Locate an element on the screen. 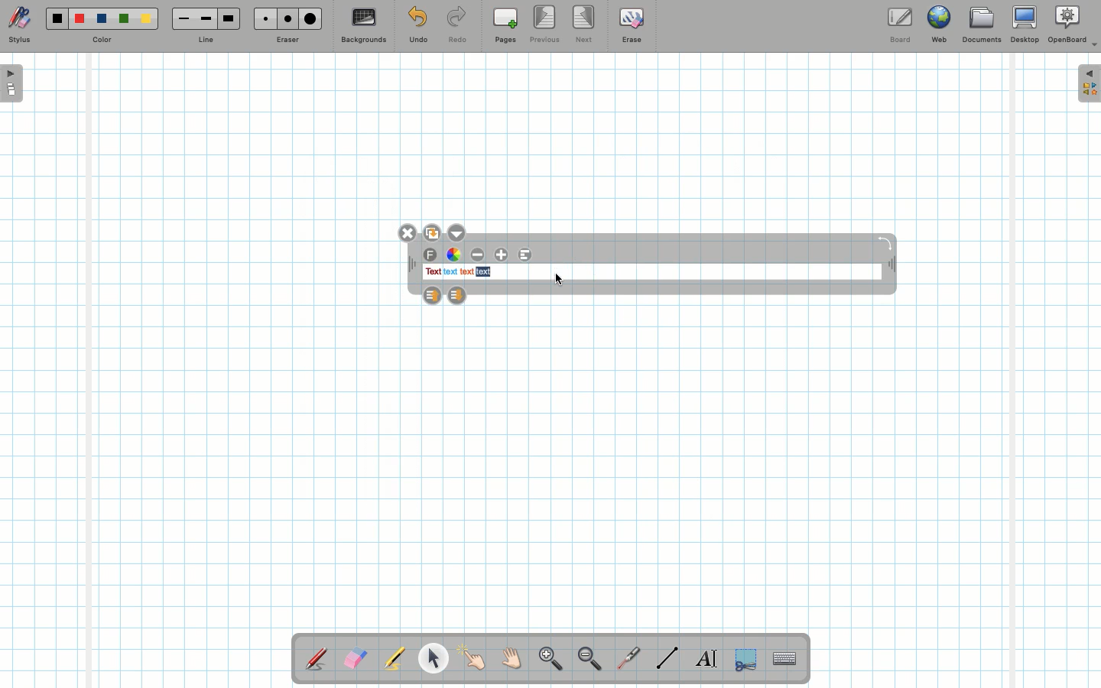 The image size is (1101, 688). Blue is located at coordinates (102, 19).